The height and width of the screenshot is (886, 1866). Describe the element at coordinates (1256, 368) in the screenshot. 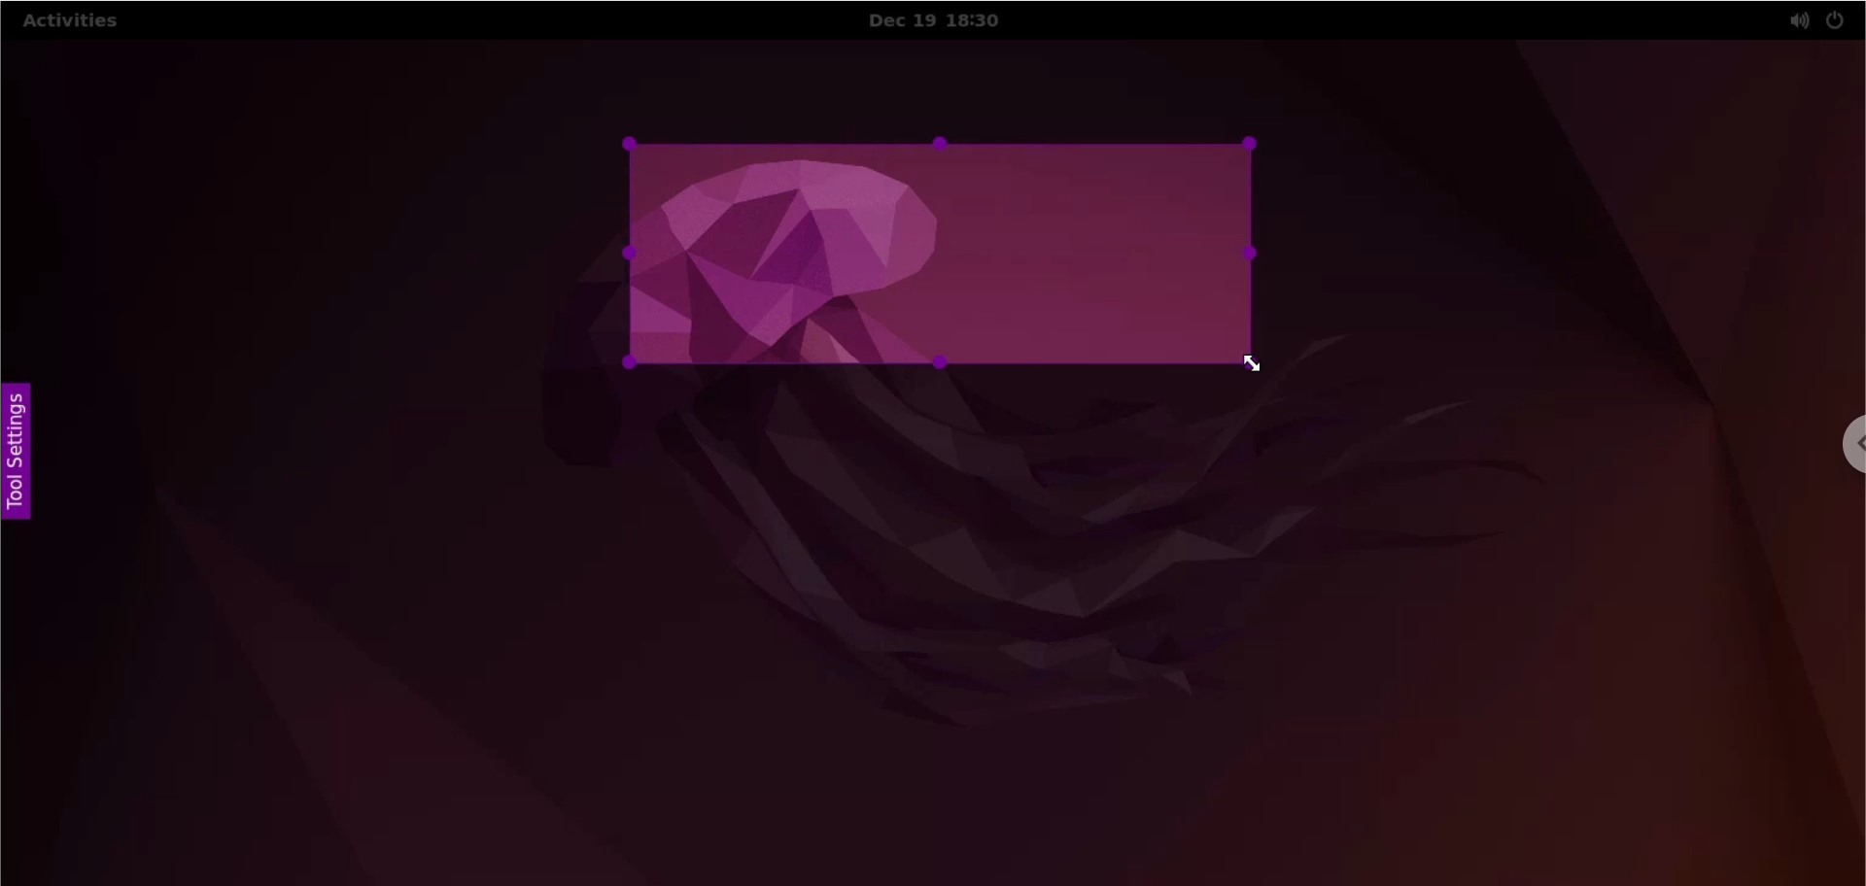

I see `cursor` at that location.